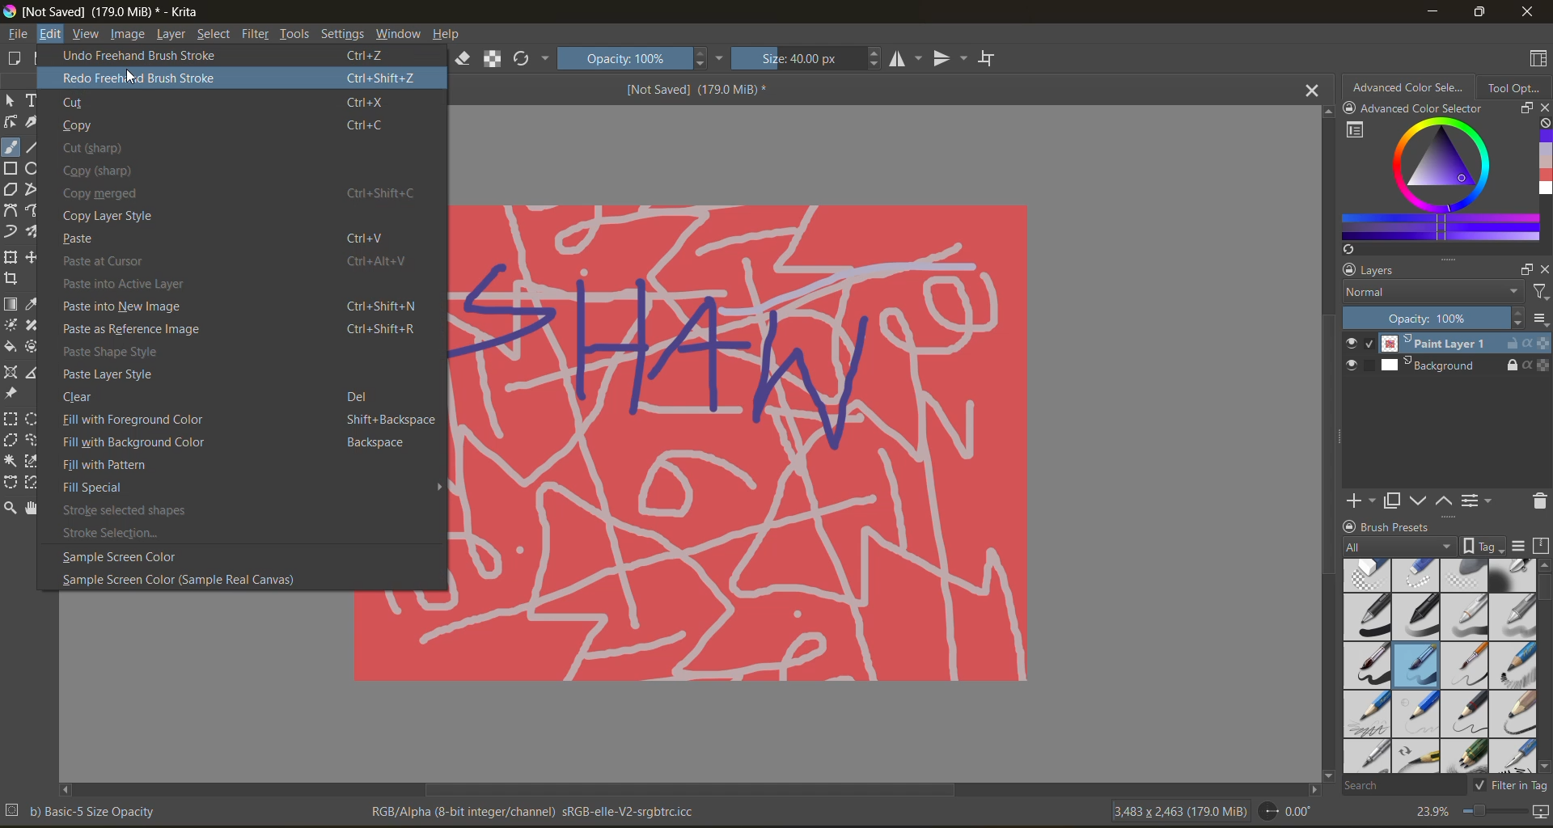  What do you see at coordinates (1540, 58) in the screenshot?
I see `choose workspace` at bounding box center [1540, 58].